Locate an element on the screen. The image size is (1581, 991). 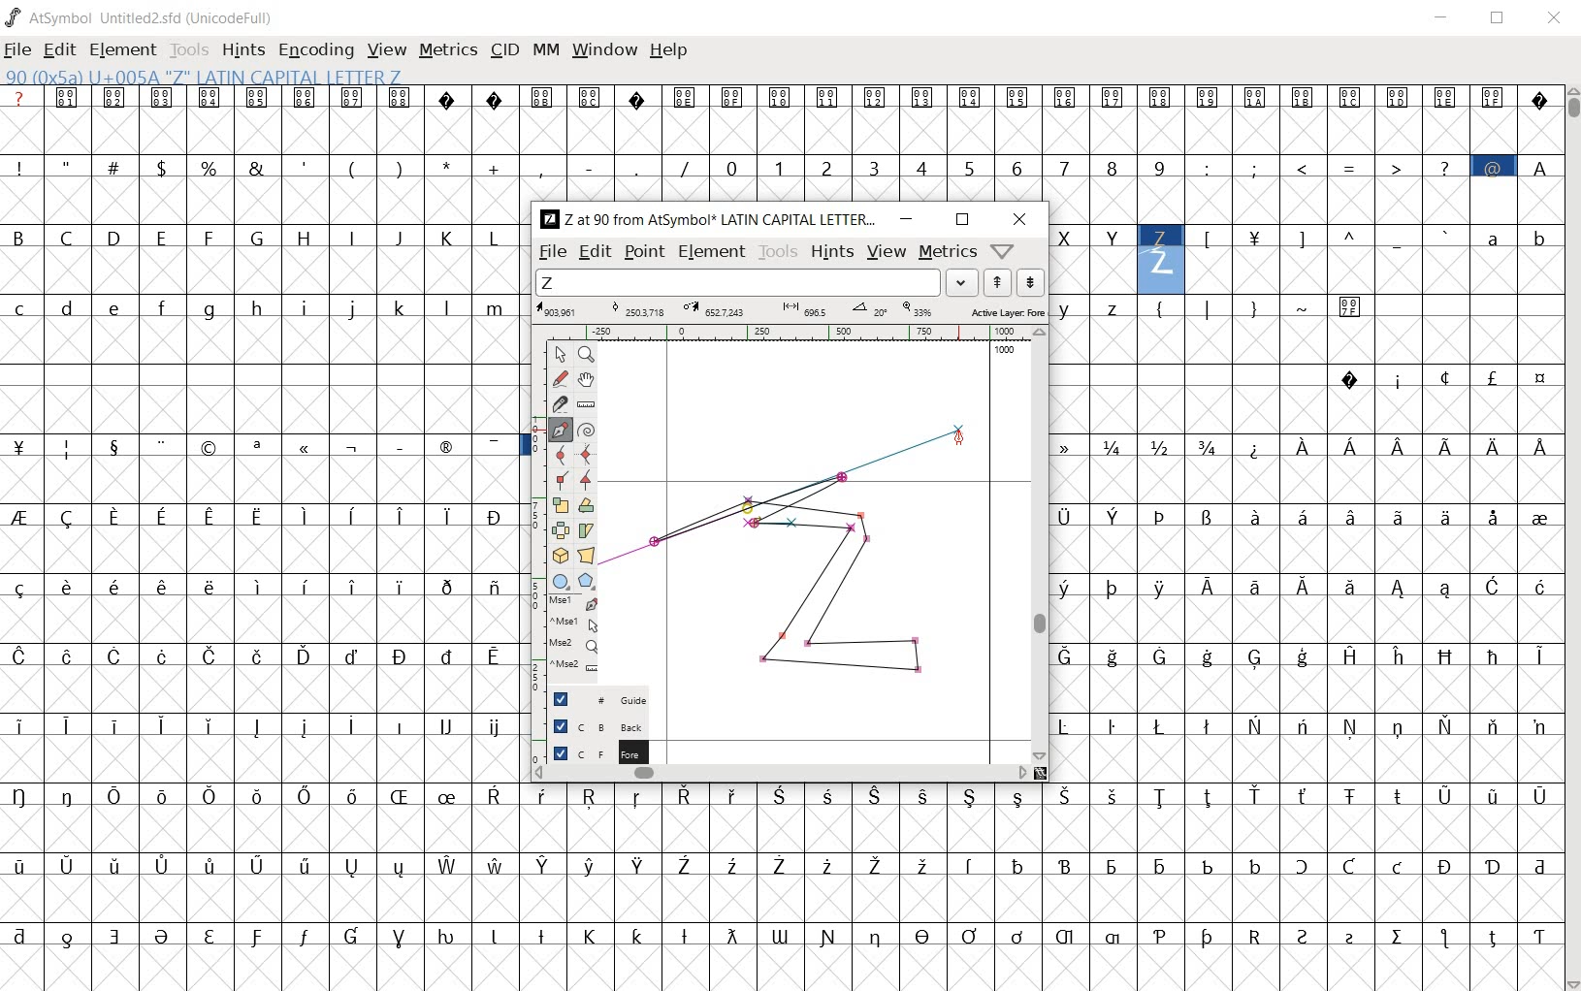
scroll by hand is located at coordinates (588, 379).